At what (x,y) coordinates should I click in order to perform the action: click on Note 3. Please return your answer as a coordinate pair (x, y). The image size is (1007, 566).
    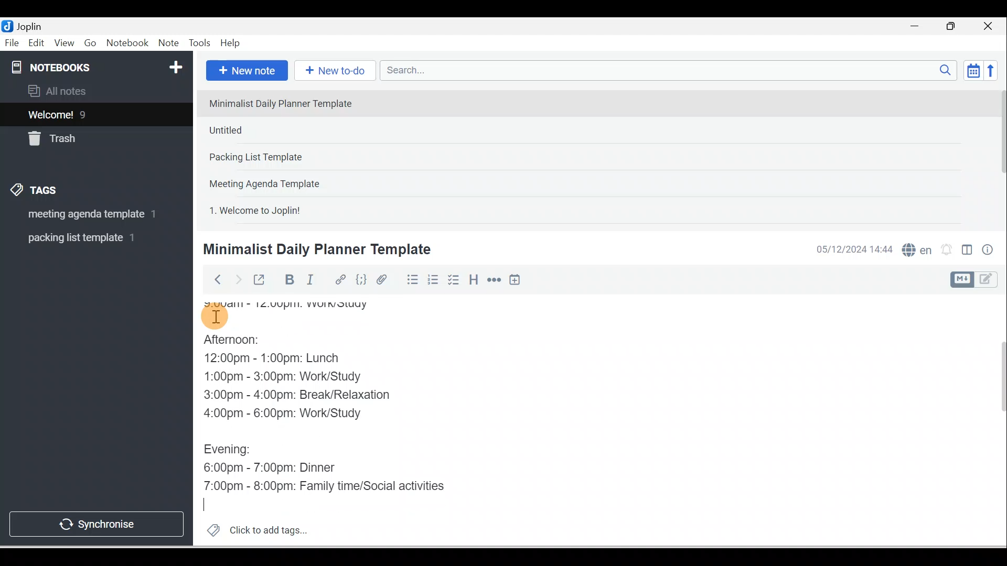
    Looking at the image, I should click on (289, 158).